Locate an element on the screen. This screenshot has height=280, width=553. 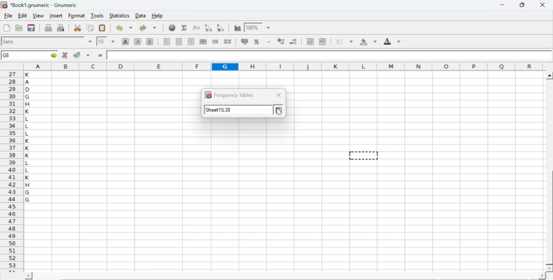
edit is located at coordinates (22, 16).